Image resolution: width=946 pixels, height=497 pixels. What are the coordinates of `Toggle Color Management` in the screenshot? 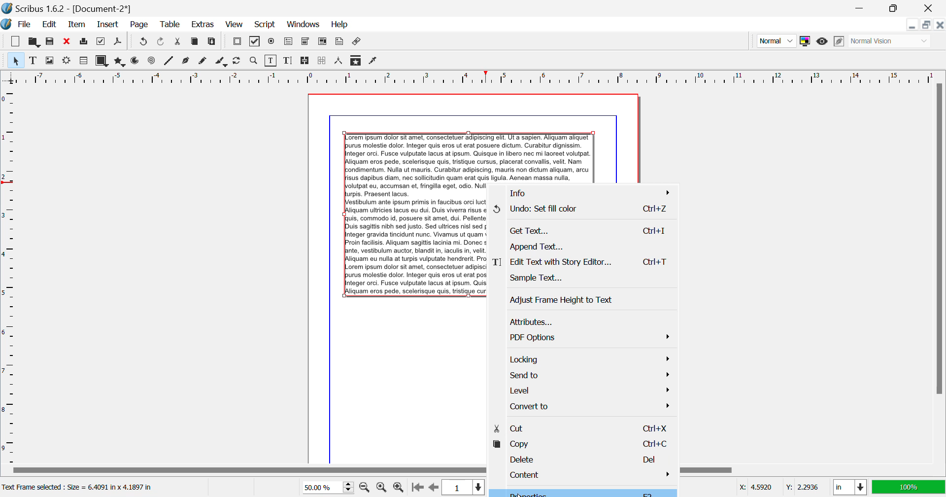 It's located at (805, 41).